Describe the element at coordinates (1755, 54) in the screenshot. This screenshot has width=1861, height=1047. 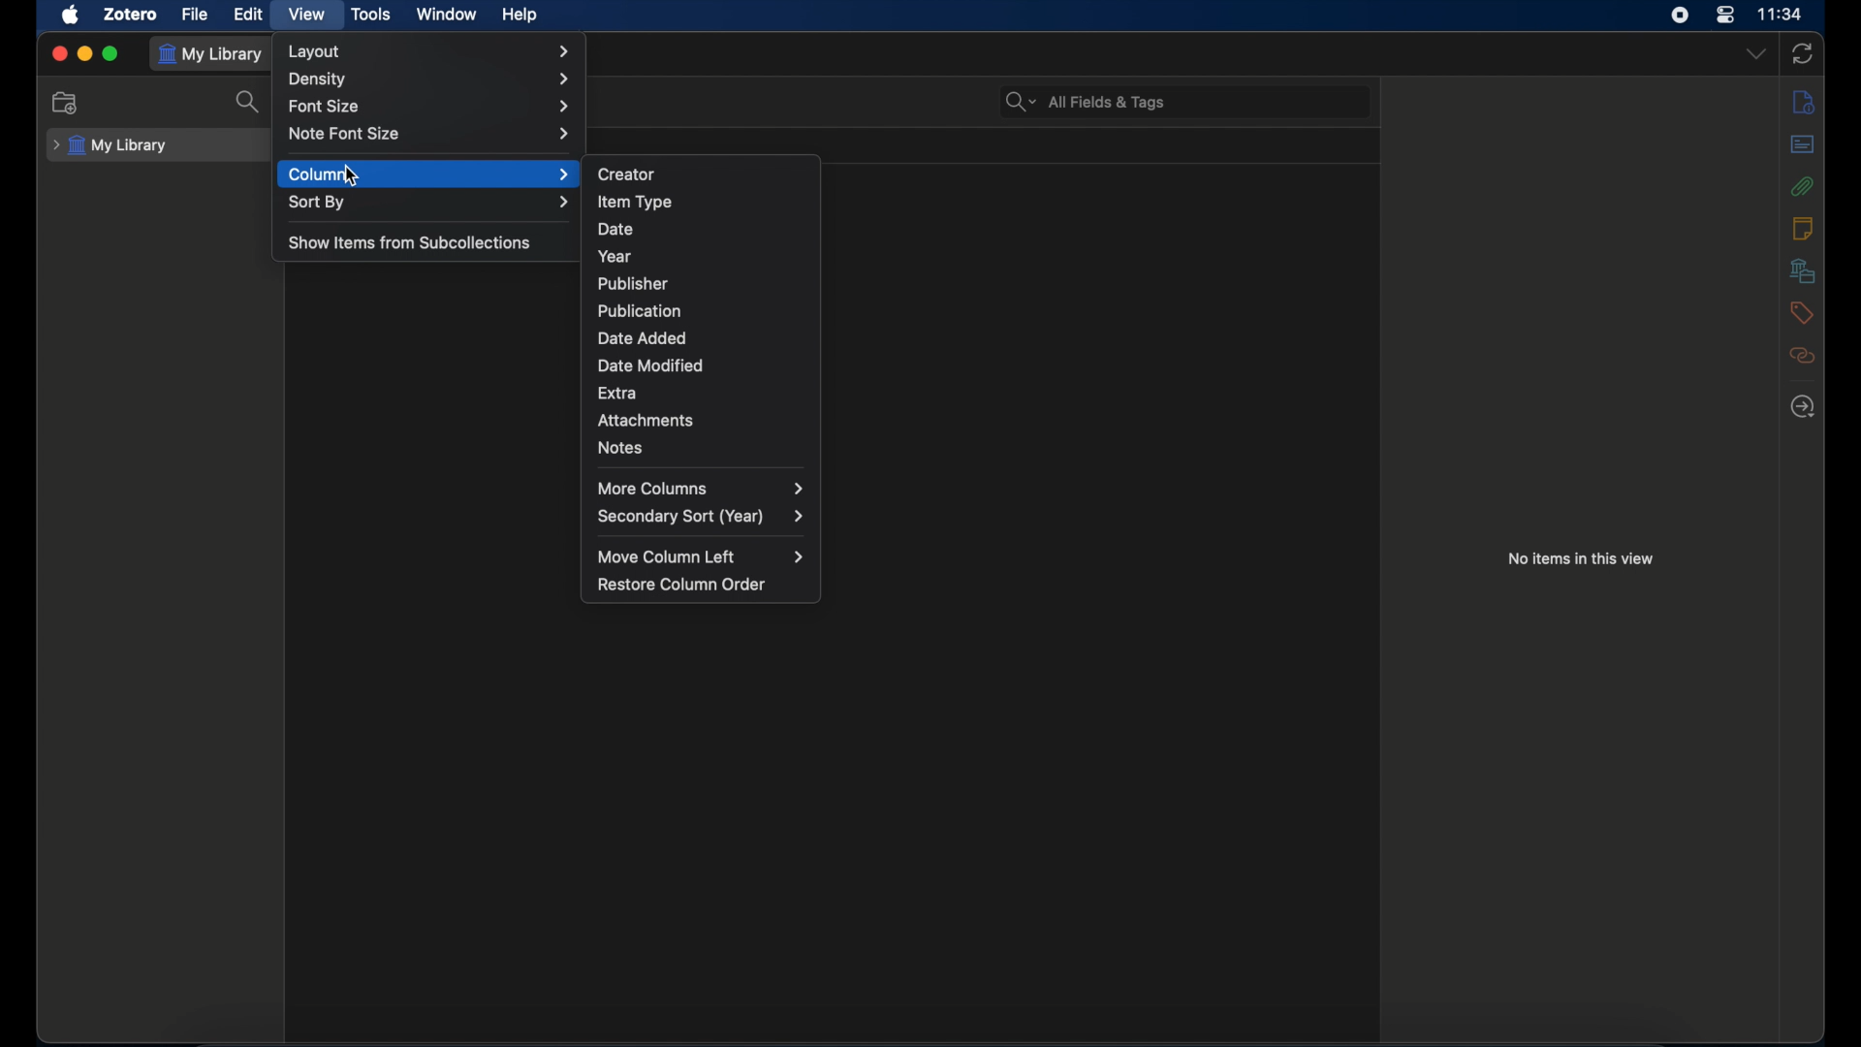
I see `dropdown` at that location.